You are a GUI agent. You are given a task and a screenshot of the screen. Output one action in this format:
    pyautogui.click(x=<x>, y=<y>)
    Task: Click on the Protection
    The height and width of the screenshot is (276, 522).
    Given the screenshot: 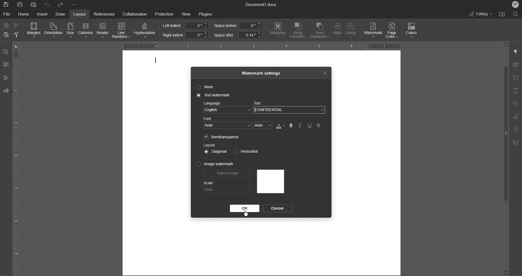 What is the action you would take?
    pyautogui.click(x=164, y=14)
    